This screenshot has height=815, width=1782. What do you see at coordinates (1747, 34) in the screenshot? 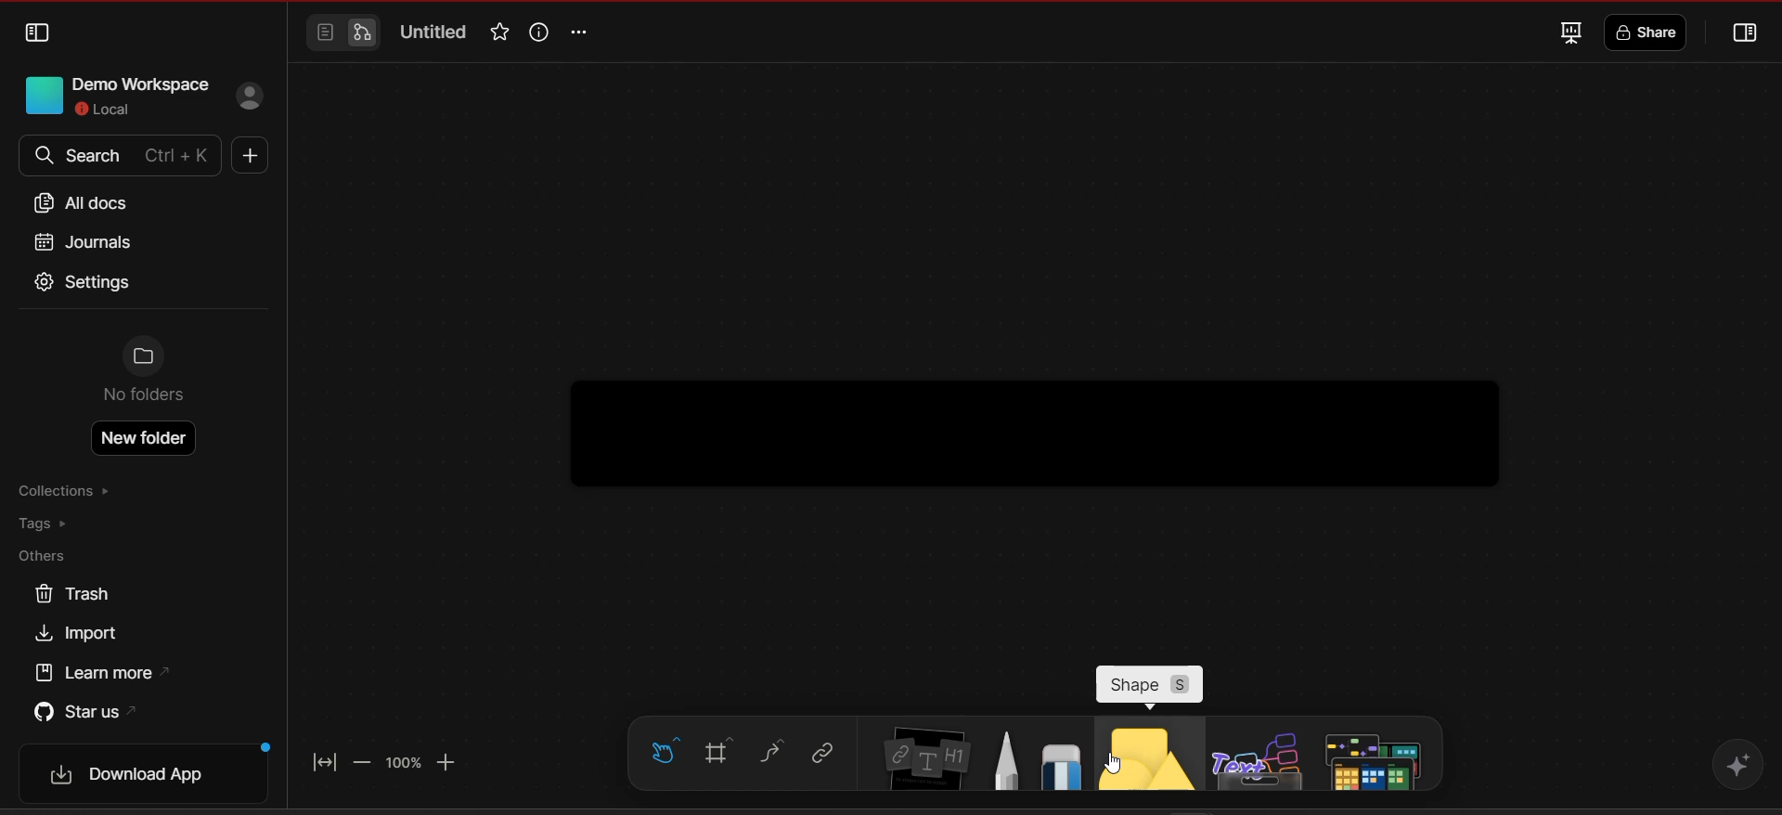
I see `collapse or open sidebar` at bounding box center [1747, 34].